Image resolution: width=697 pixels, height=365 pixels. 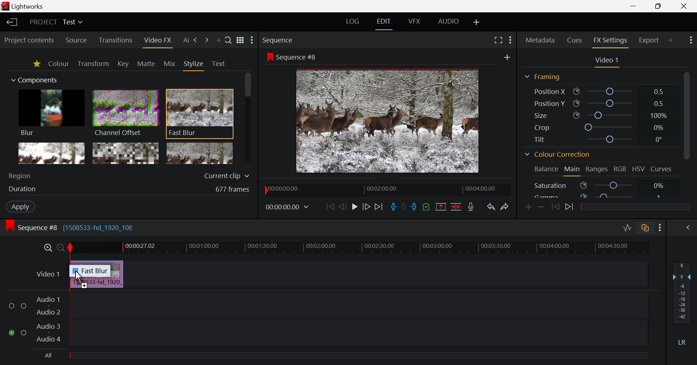 I want to click on Export, so click(x=649, y=40).